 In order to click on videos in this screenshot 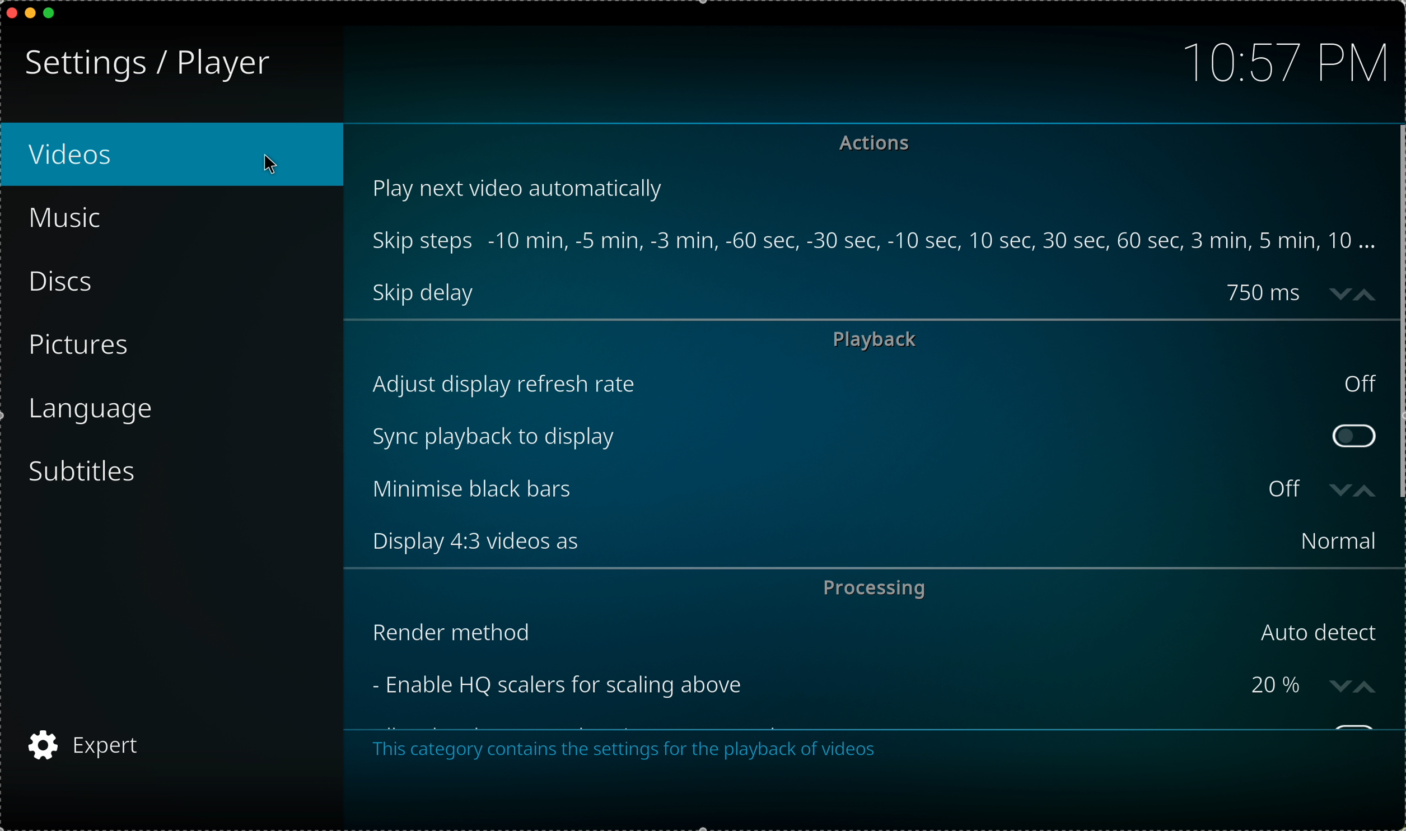, I will do `click(172, 157)`.